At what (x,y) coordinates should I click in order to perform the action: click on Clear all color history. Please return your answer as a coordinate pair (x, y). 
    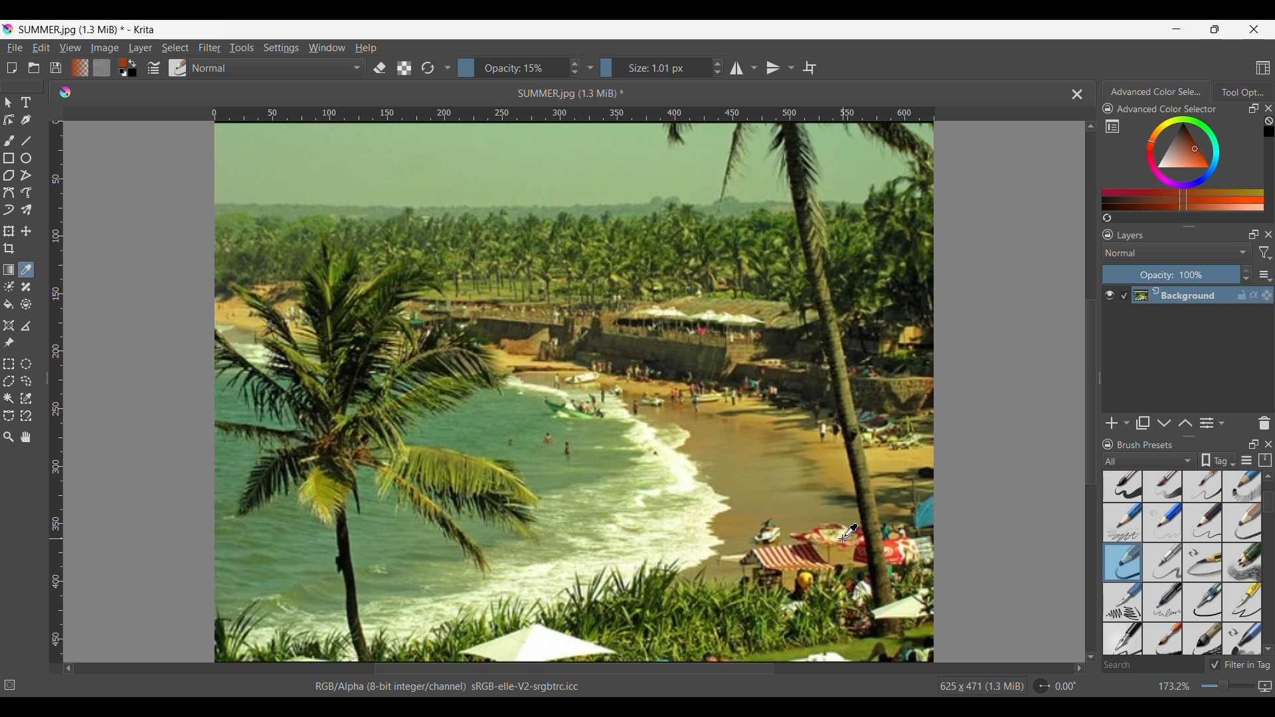
    Looking at the image, I should click on (1268, 121).